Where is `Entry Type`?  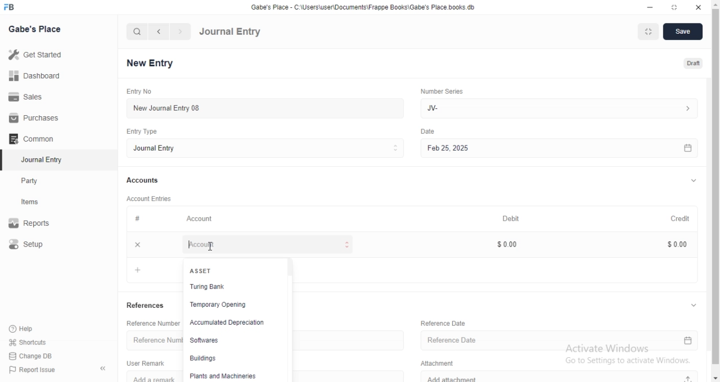 Entry Type is located at coordinates (141, 131).